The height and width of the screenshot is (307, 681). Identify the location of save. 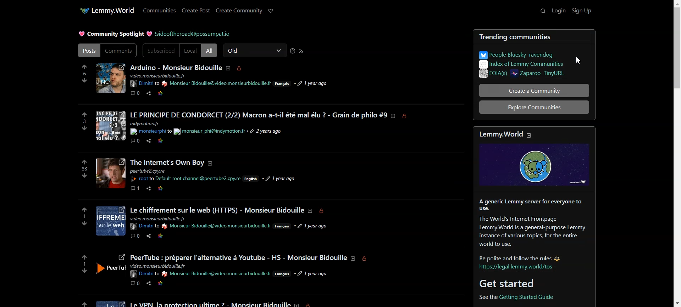
(172, 189).